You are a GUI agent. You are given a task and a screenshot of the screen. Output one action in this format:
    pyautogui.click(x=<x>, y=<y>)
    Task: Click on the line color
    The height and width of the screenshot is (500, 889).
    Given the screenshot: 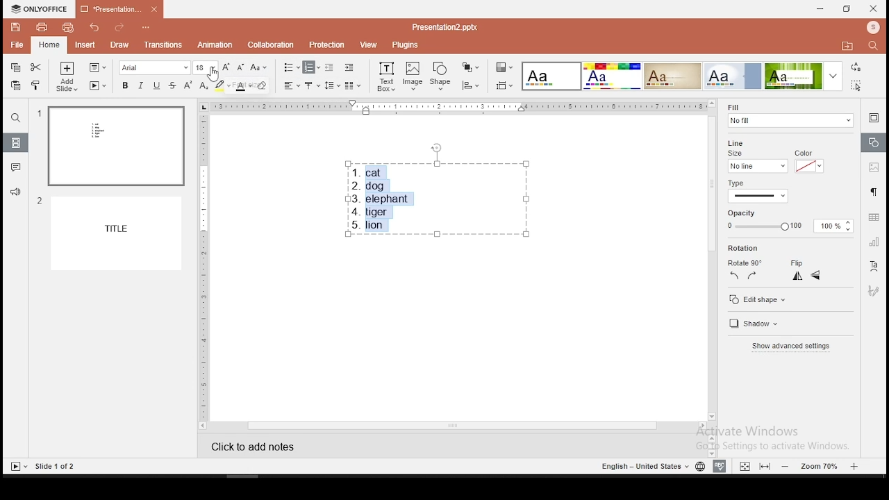 What is the action you would take?
    pyautogui.click(x=808, y=162)
    